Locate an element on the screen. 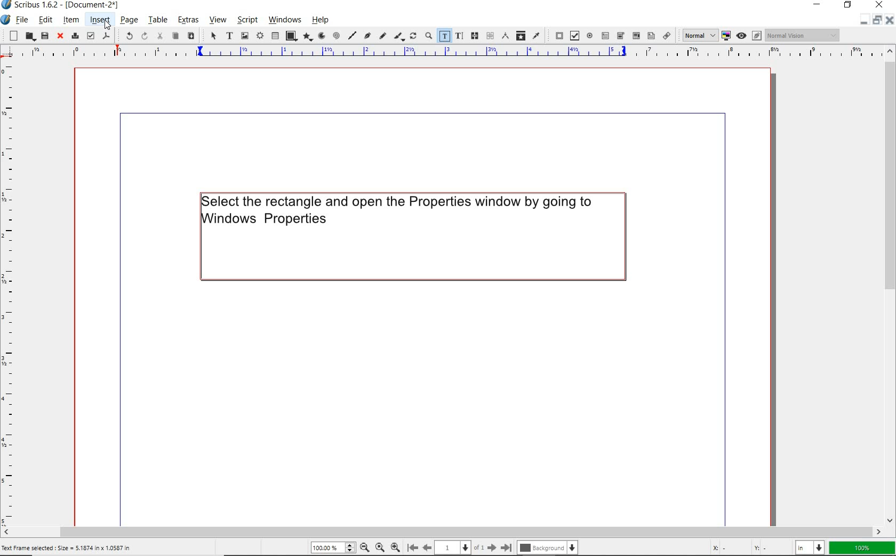  minimize is located at coordinates (819, 4).